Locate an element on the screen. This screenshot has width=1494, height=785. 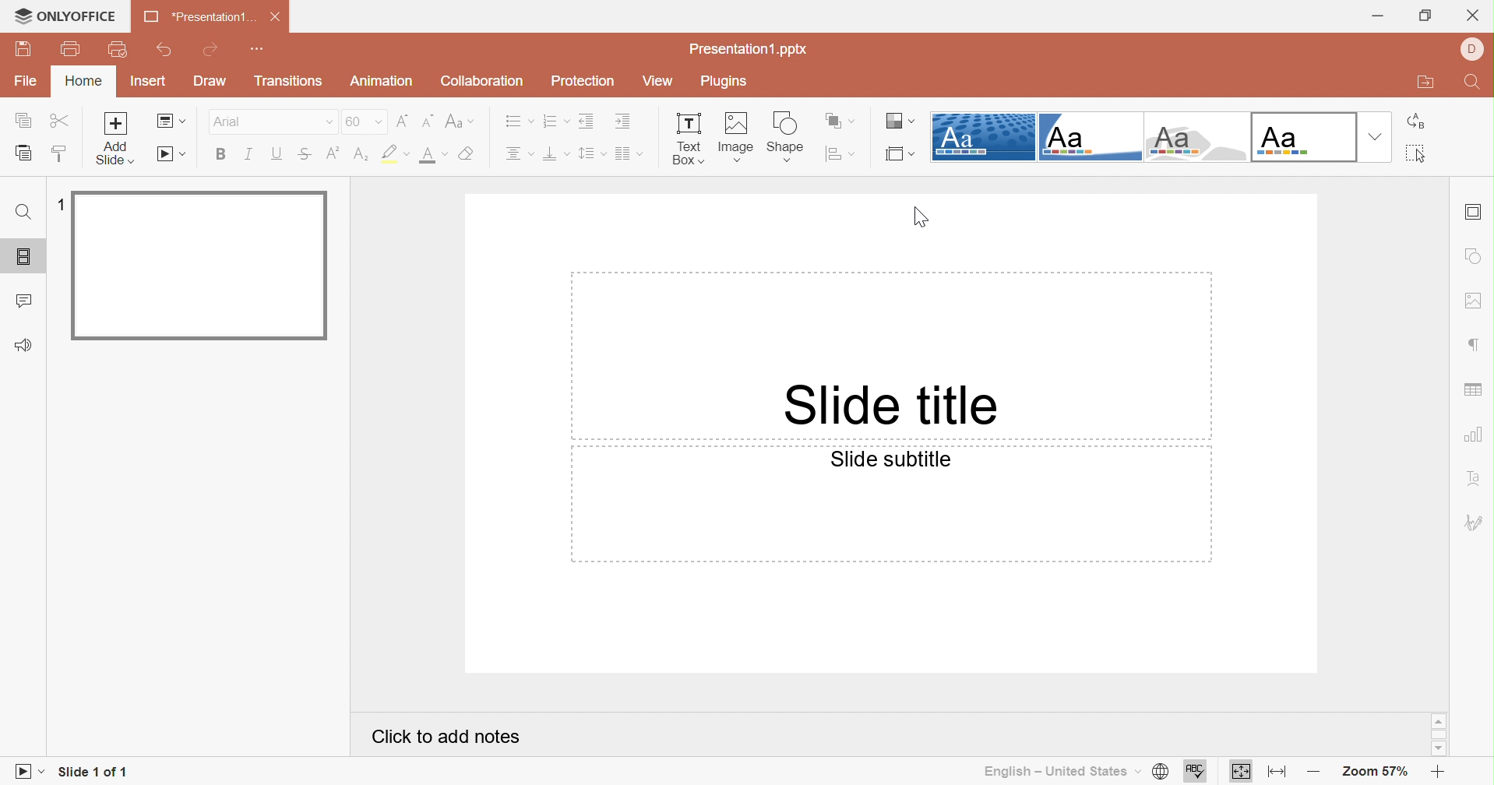
Cut is located at coordinates (58, 119).